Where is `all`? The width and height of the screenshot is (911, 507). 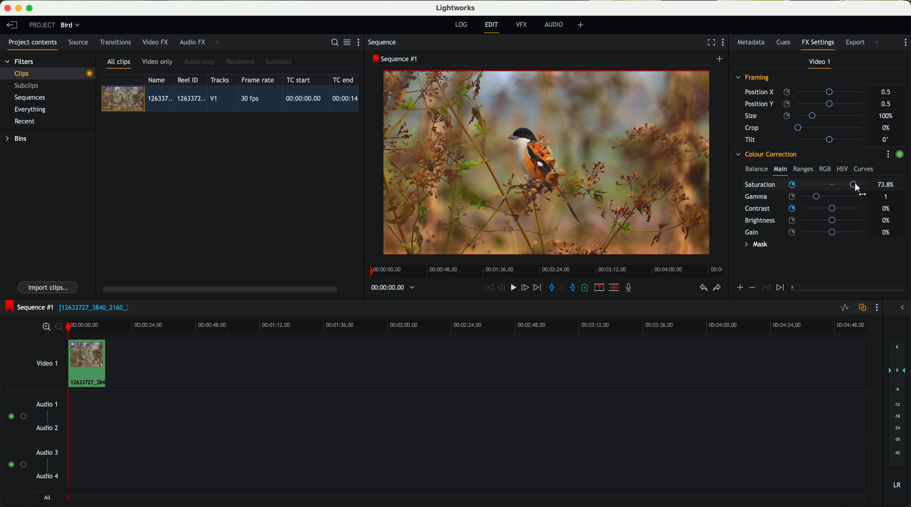 all is located at coordinates (47, 497).